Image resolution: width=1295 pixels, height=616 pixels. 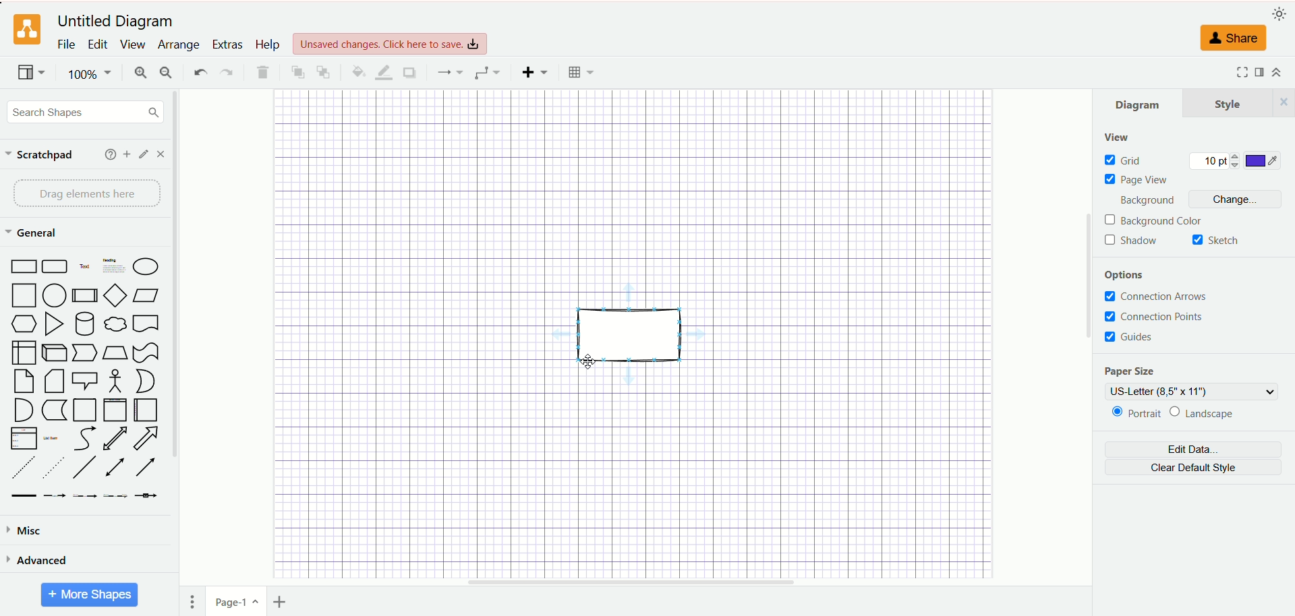 I want to click on zoom out, so click(x=167, y=73).